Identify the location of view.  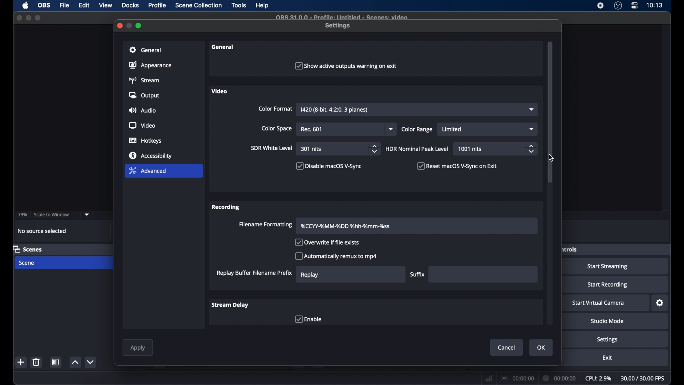
(106, 5).